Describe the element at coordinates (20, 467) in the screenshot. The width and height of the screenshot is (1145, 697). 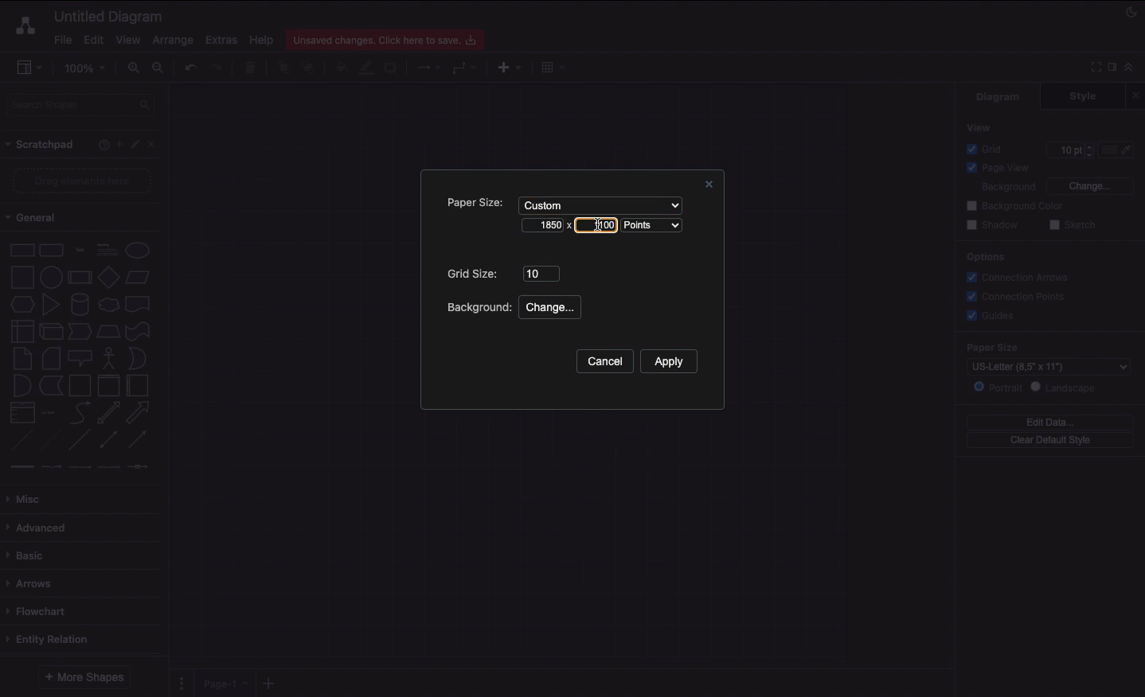
I see `connector 1` at that location.